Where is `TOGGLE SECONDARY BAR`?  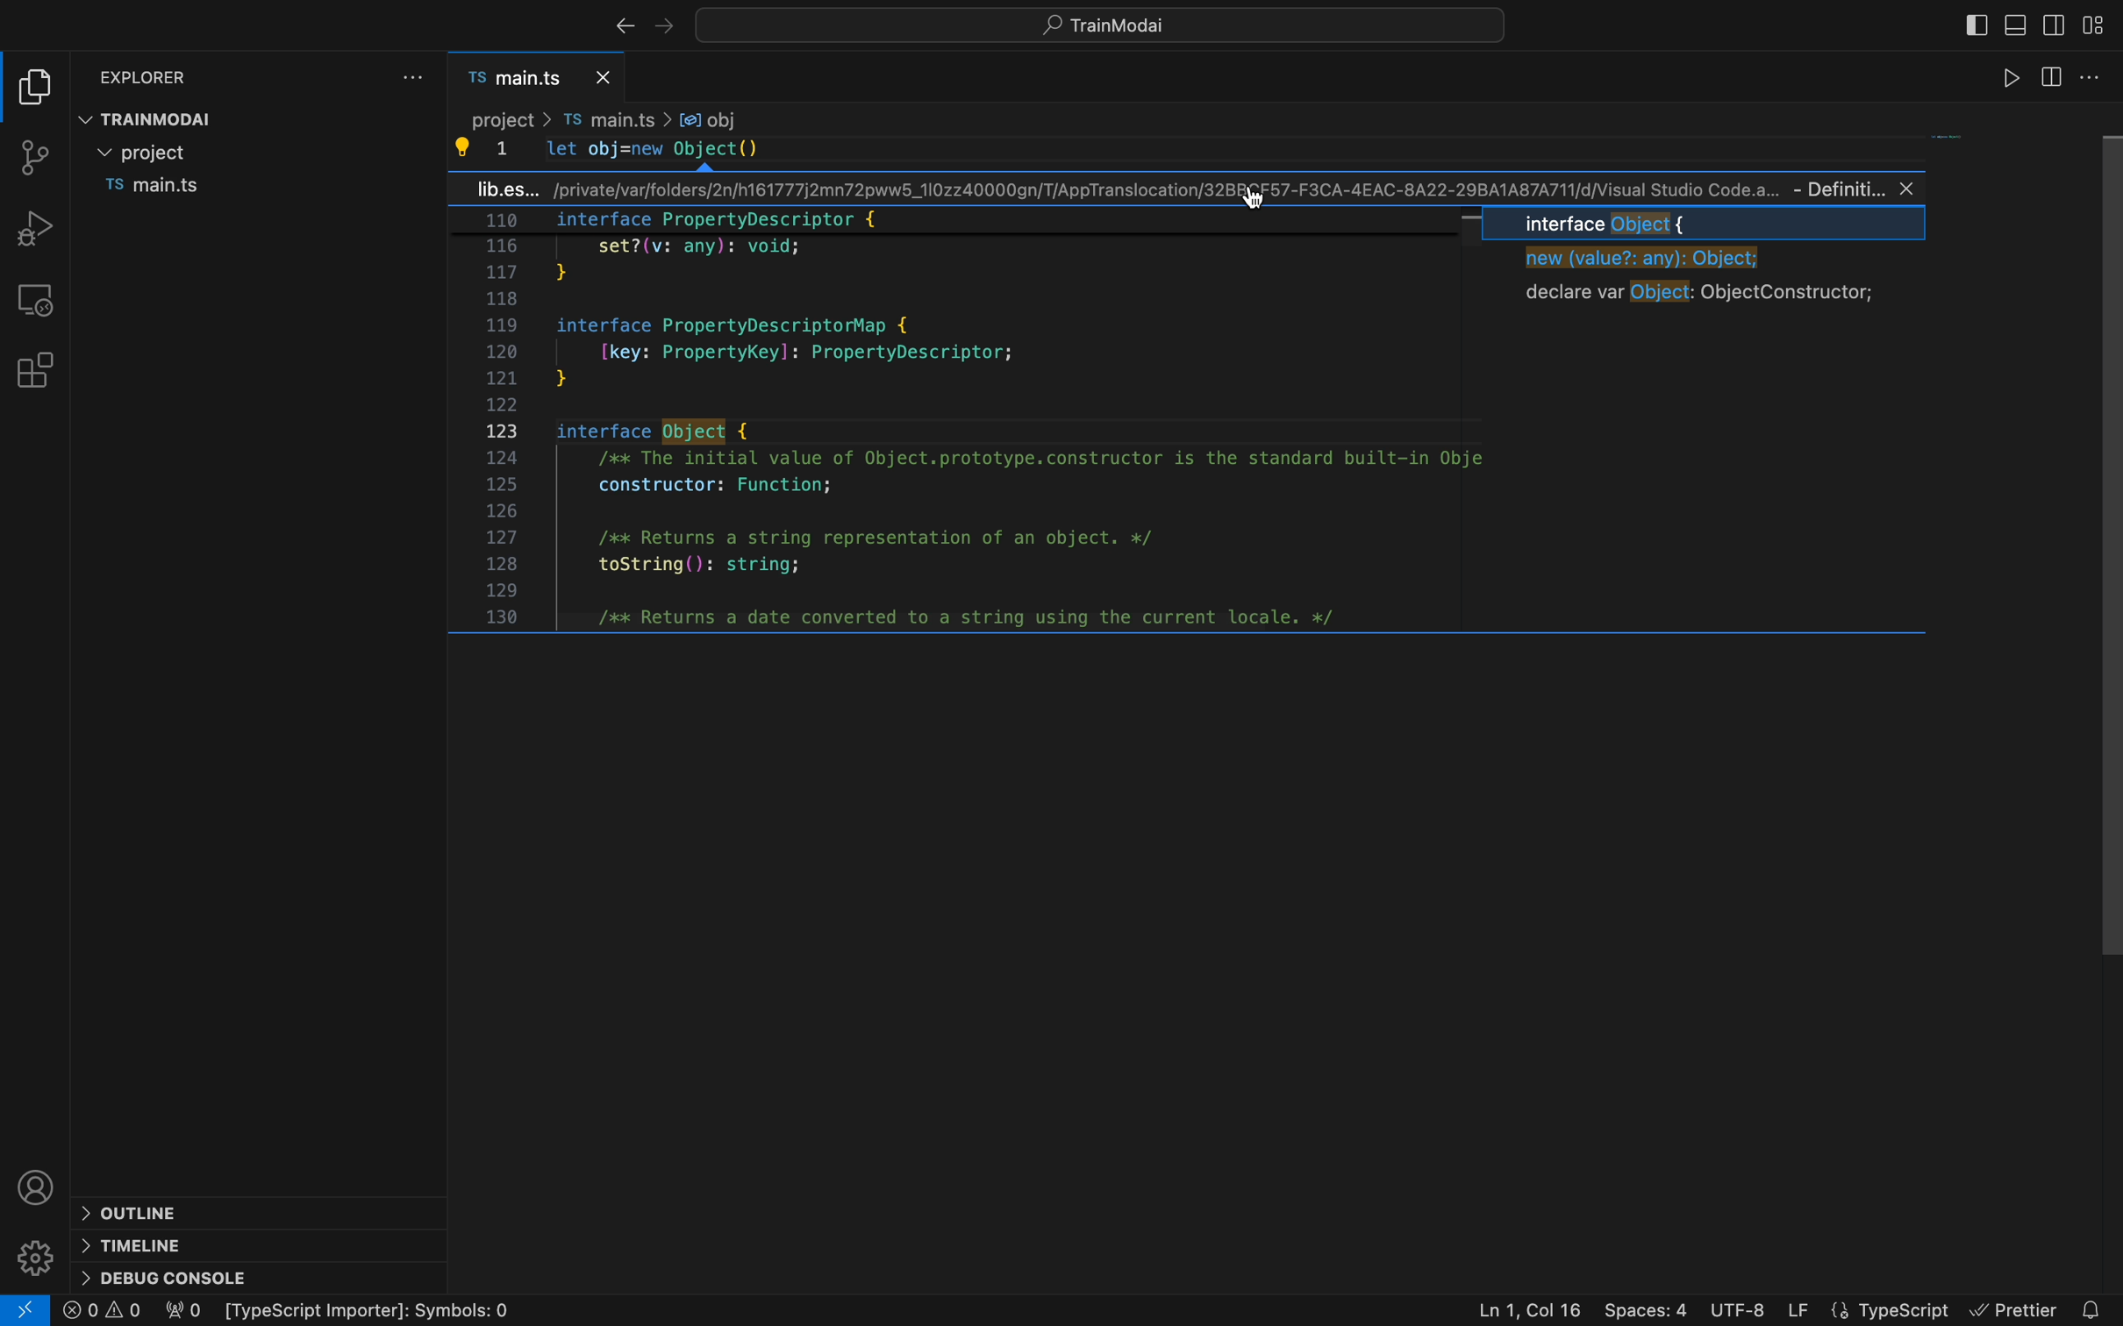 TOGGLE SECONDARY BAR is located at coordinates (2050, 26).